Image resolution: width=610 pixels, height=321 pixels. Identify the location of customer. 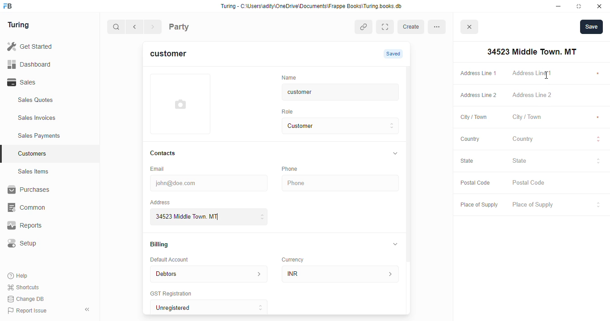
(174, 55).